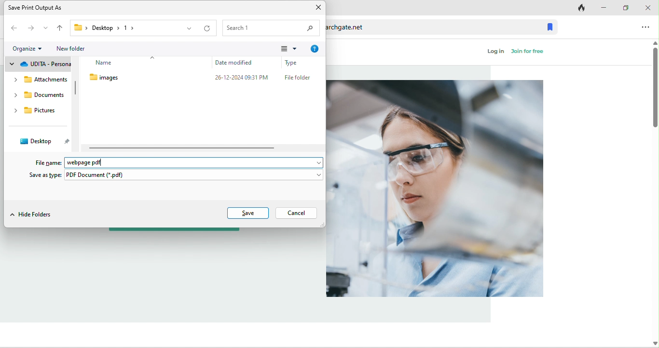 The height and width of the screenshot is (348, 659). I want to click on cancel, so click(296, 213).